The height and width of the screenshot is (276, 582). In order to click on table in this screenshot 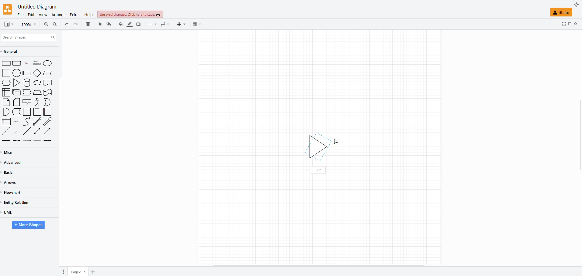, I will do `click(196, 24)`.